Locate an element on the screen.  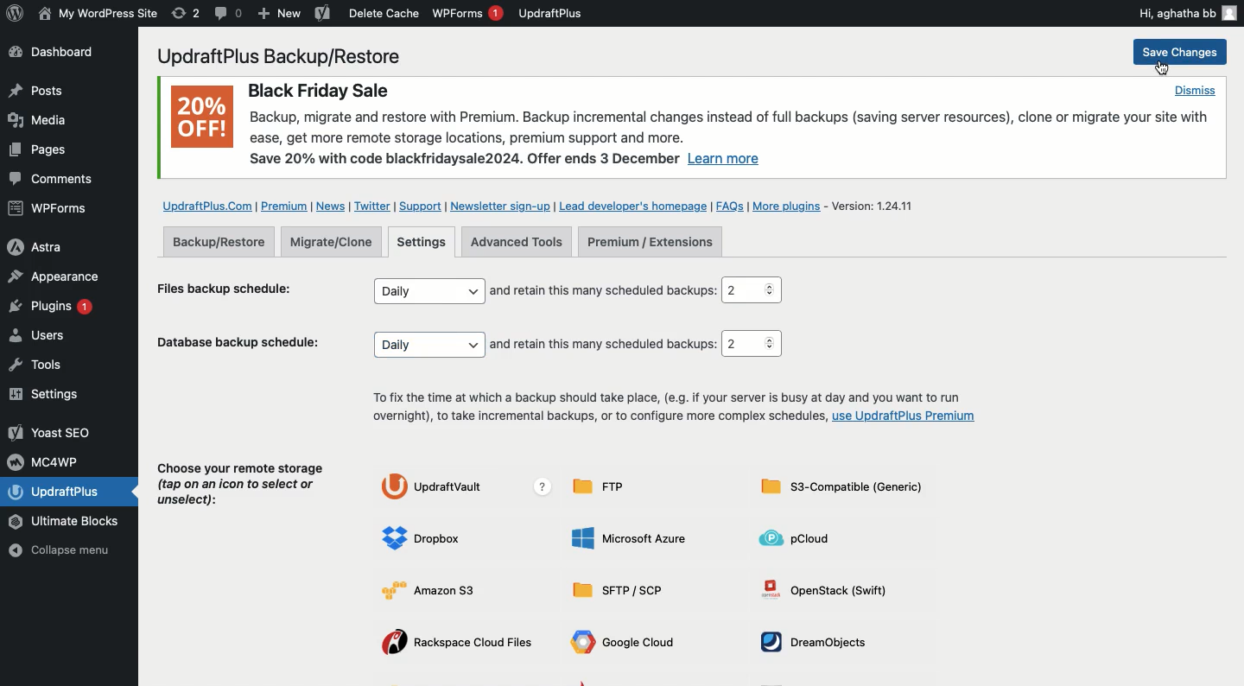
UpdraftVault is located at coordinates (470, 487).